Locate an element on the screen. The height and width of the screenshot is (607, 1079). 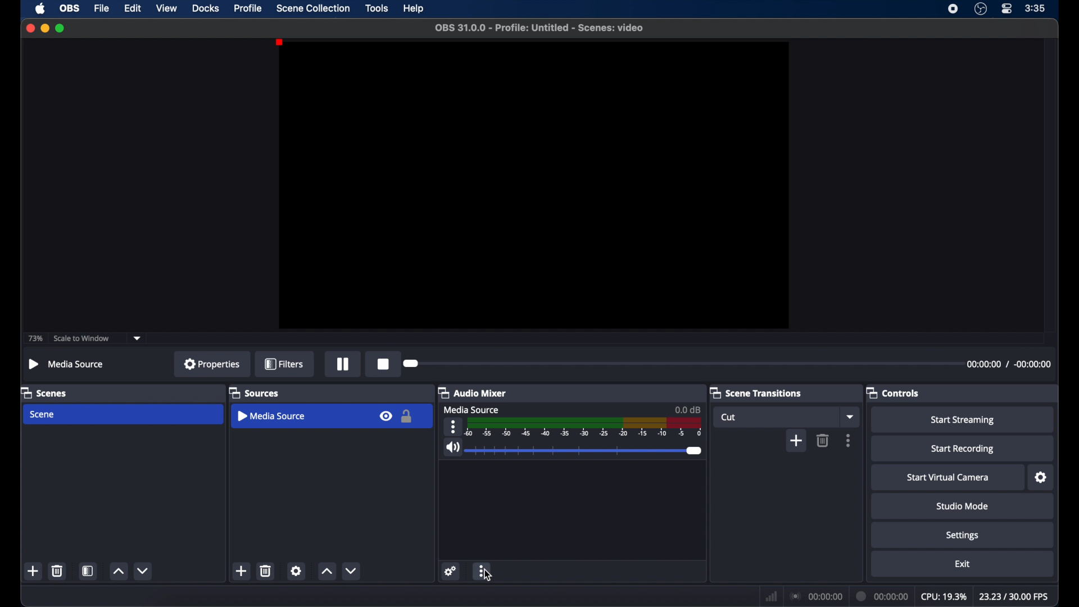
duration time is located at coordinates (1010, 364).